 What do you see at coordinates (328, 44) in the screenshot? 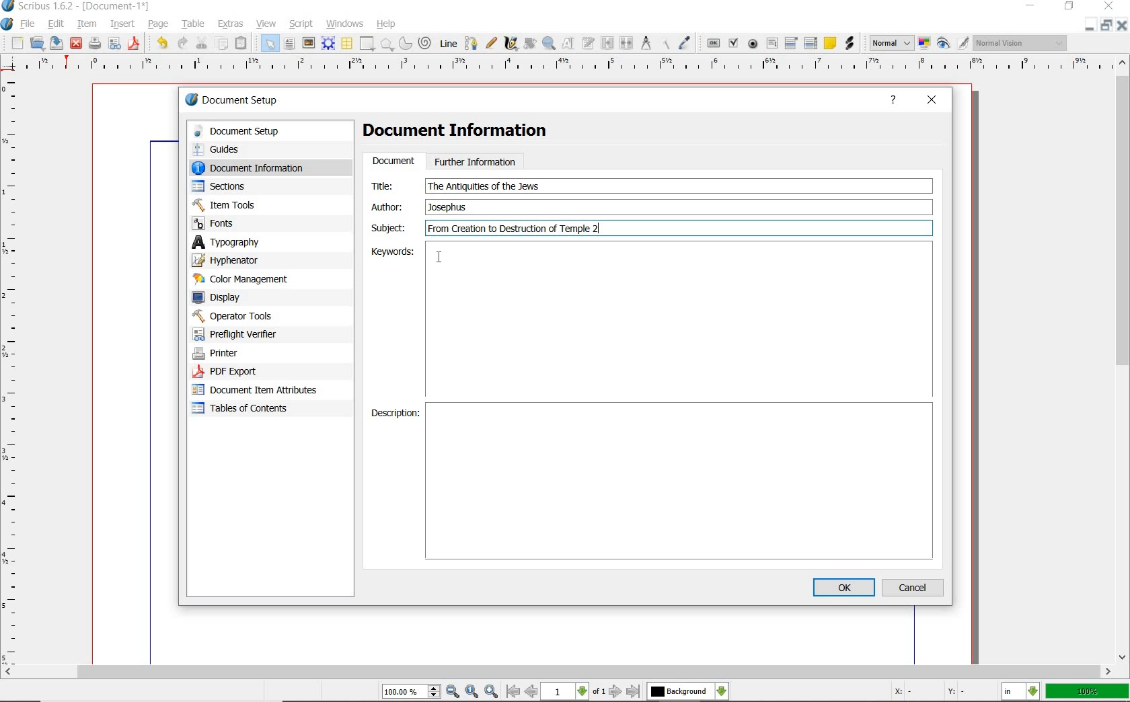
I see `render frame` at bounding box center [328, 44].